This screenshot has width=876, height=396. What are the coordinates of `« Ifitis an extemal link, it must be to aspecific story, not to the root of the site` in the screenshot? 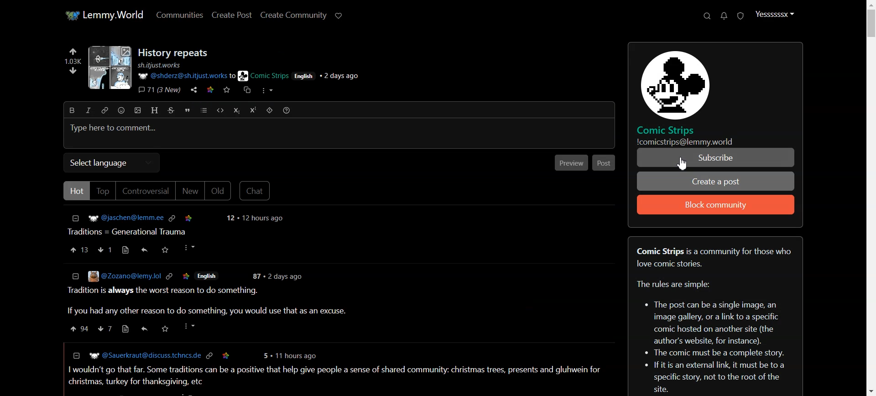 It's located at (721, 377).